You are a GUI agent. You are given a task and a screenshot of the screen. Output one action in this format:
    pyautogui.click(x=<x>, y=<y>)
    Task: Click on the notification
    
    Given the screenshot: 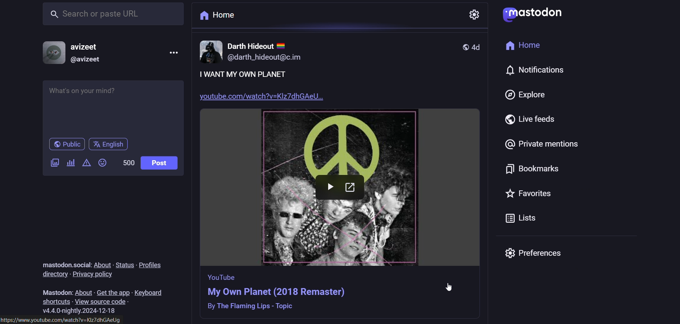 What is the action you would take?
    pyautogui.click(x=543, y=71)
    